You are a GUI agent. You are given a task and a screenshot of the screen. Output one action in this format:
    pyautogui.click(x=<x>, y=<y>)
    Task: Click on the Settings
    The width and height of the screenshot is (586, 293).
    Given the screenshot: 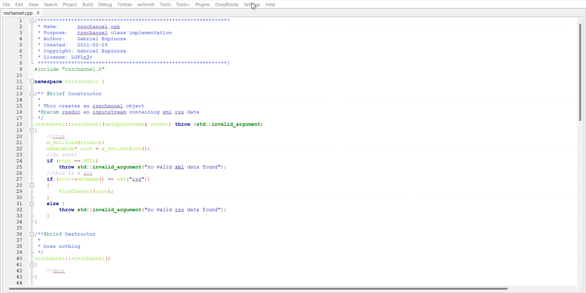 What is the action you would take?
    pyautogui.click(x=252, y=4)
    